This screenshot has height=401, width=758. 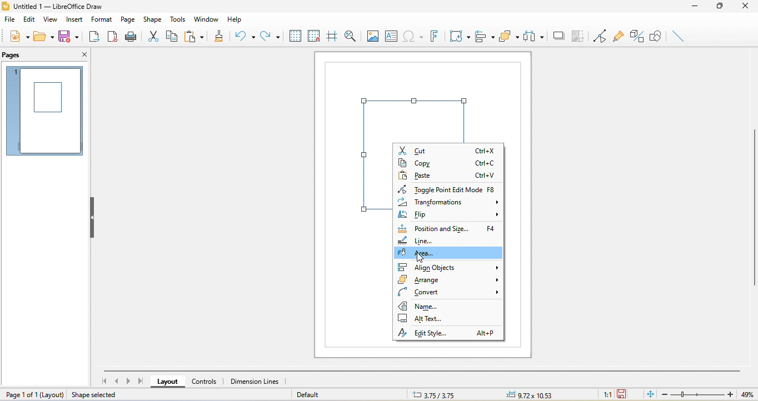 I want to click on copy, so click(x=172, y=36).